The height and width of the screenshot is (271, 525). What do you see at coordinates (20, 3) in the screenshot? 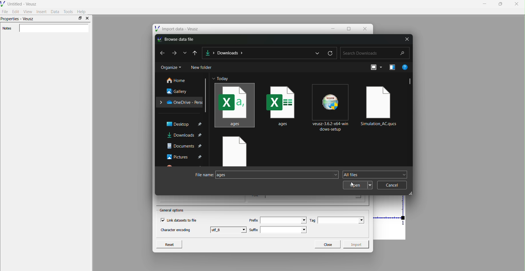
I see `Untitled - Veusz` at bounding box center [20, 3].